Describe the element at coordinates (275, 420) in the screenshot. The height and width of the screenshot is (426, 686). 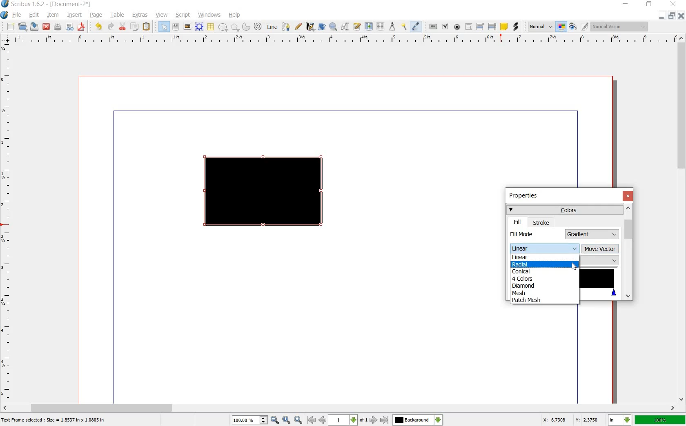
I see `zoom out` at that location.